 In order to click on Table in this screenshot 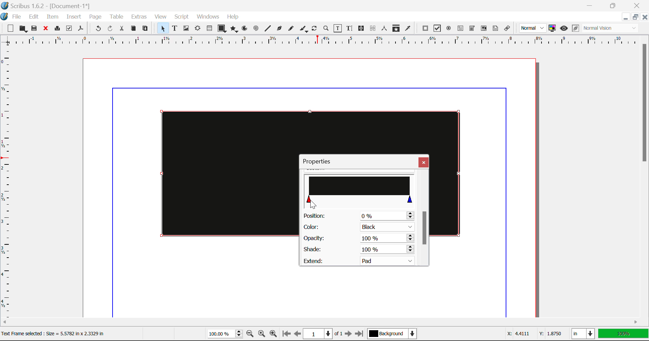, I will do `click(116, 17)`.